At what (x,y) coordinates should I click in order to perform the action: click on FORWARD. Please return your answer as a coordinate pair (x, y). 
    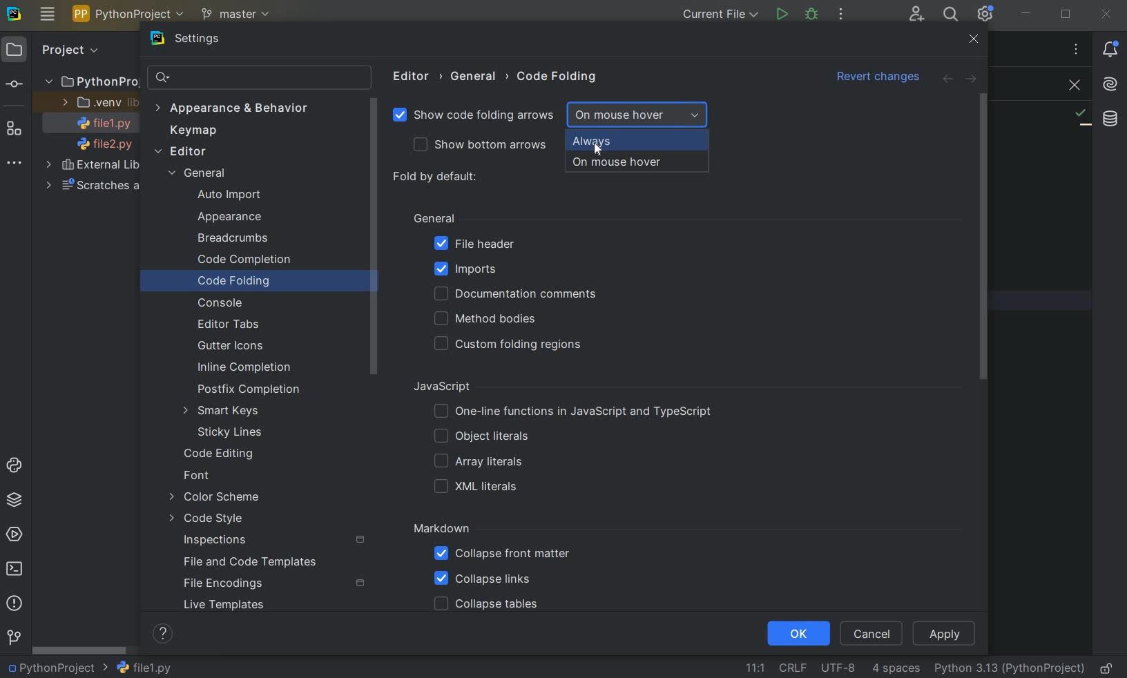
    Looking at the image, I should click on (972, 80).